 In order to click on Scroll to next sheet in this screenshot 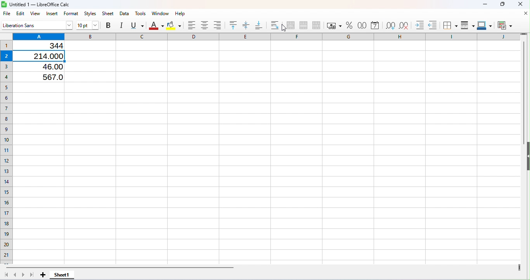, I will do `click(24, 275)`.